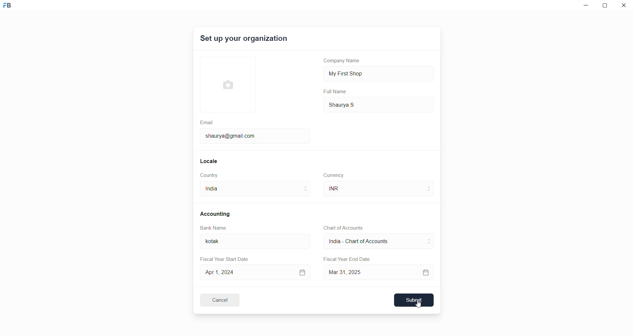 This screenshot has height=336, width=633. Describe the element at coordinates (380, 272) in the screenshot. I see `Mar 31, 2025` at that location.